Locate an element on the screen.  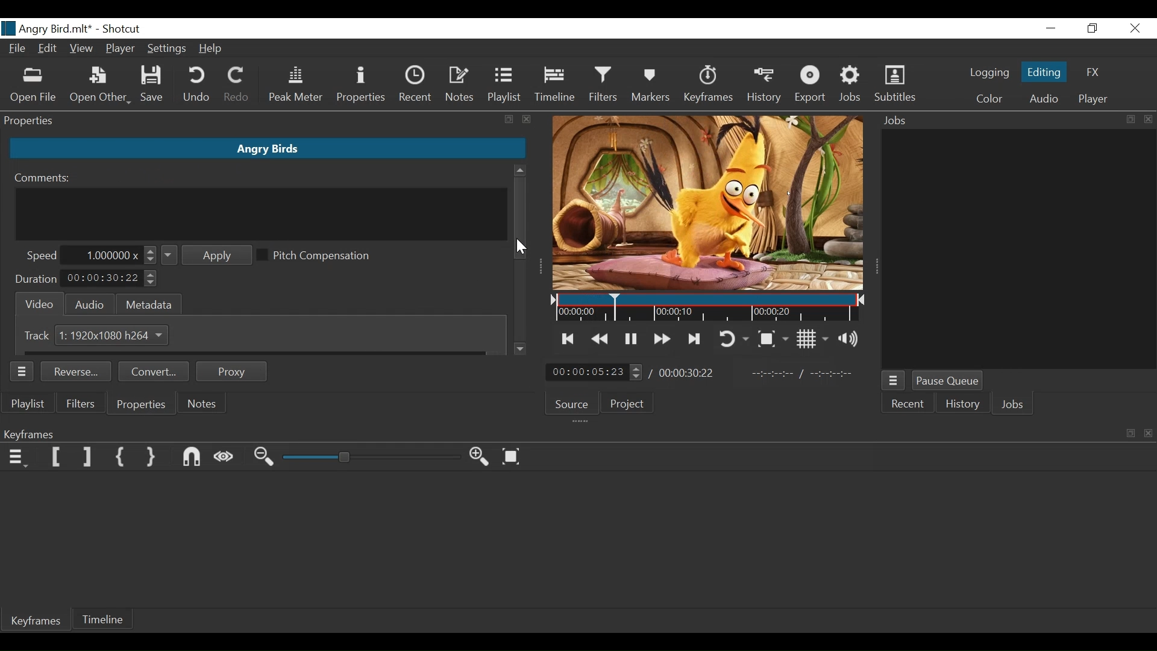
Zoom timeline in is located at coordinates (480, 456).